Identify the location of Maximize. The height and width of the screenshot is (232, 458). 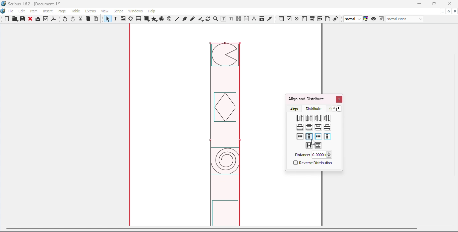
(449, 11).